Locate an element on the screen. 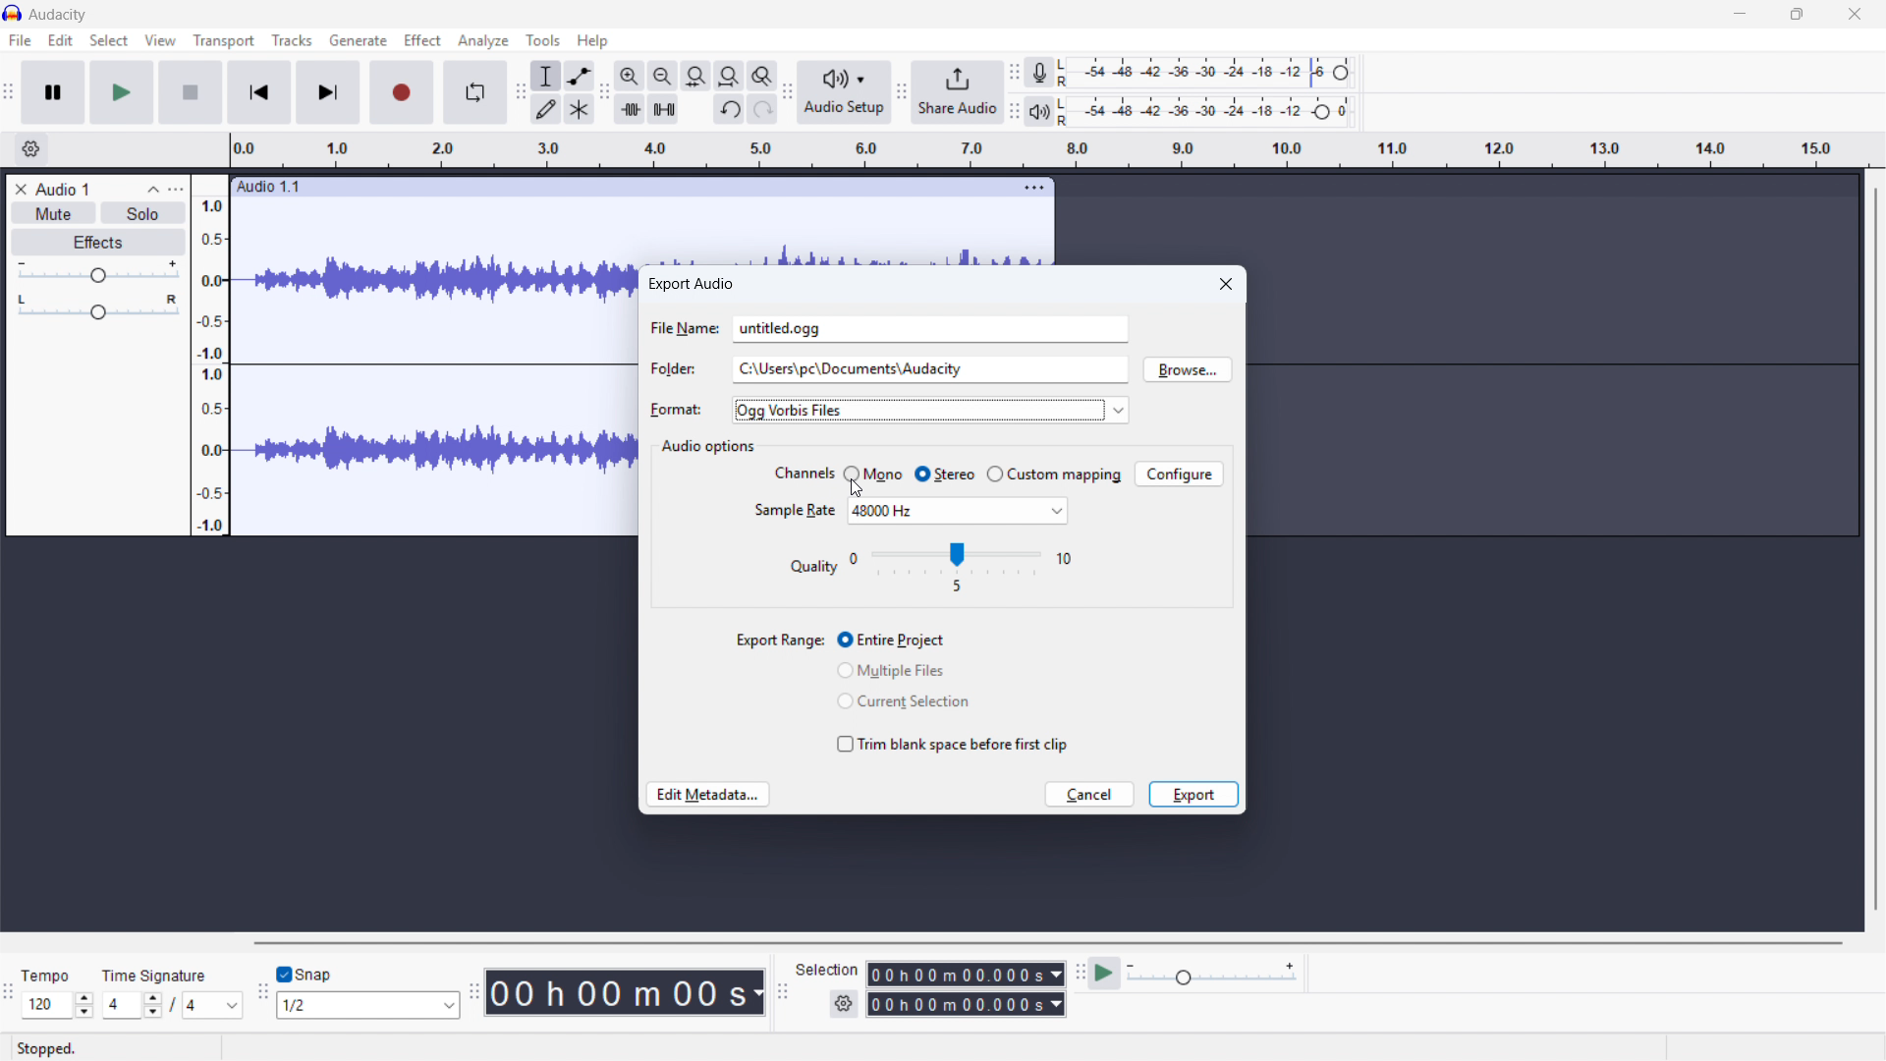 The image size is (1886, 1061). Set snapping  is located at coordinates (367, 1005).